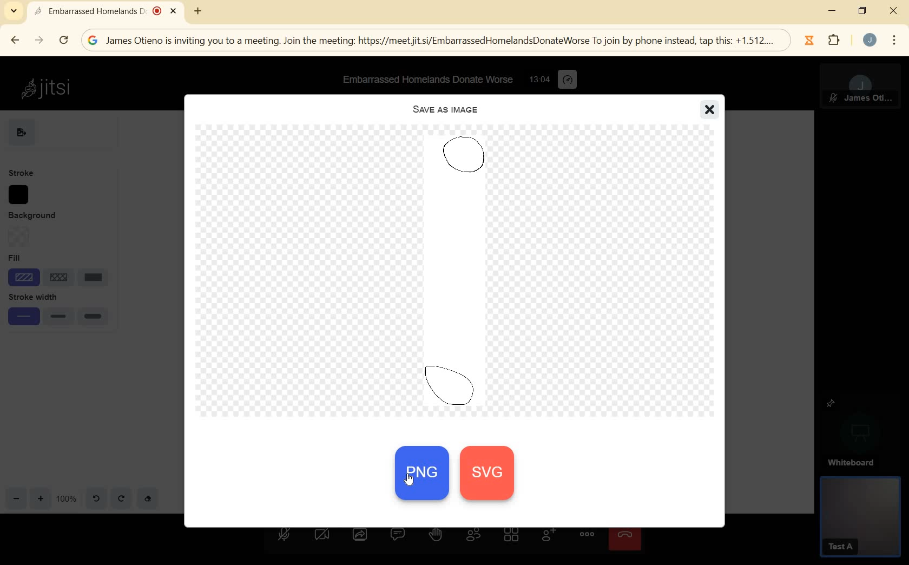 This screenshot has width=909, height=565. I want to click on PNG, so click(422, 477).